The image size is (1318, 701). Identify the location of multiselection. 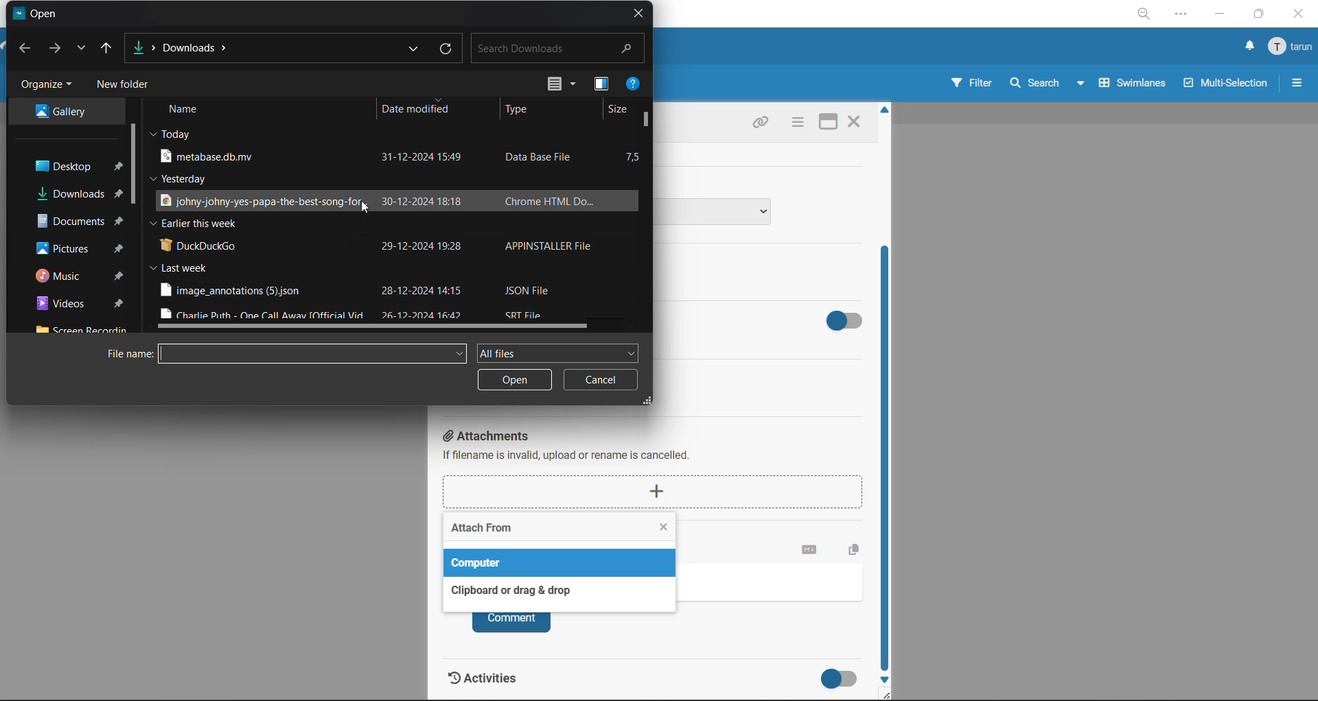
(1227, 85).